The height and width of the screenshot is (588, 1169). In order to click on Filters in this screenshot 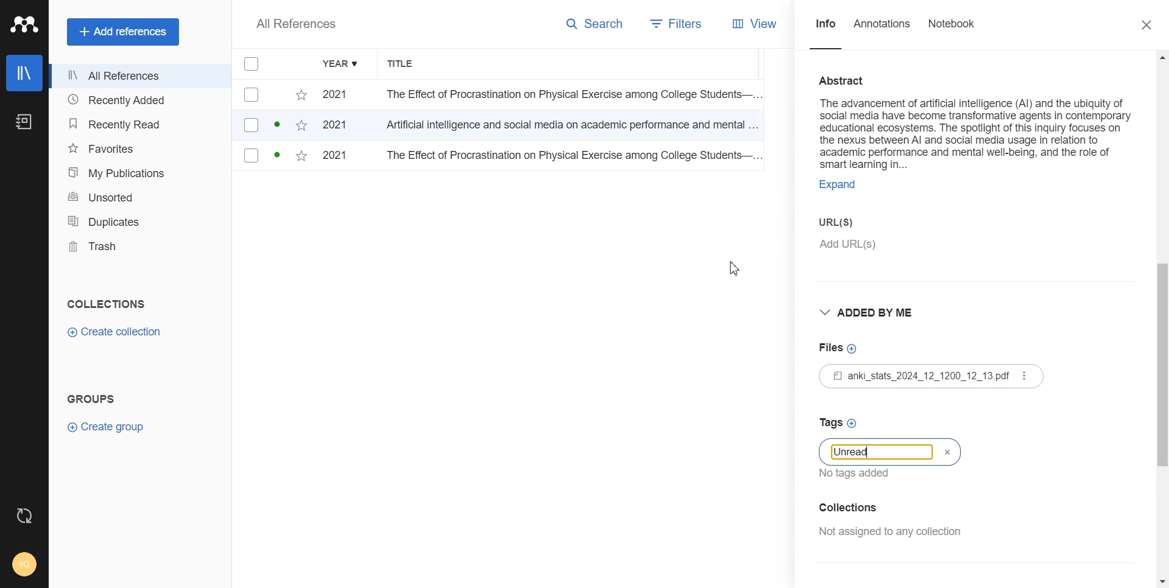, I will do `click(674, 24)`.